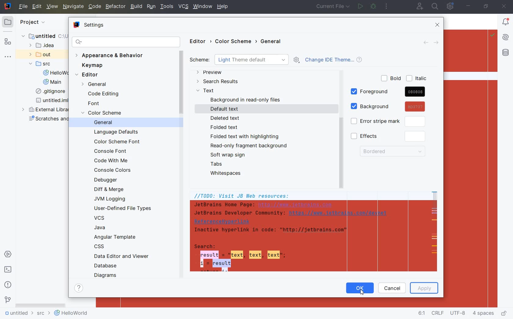  I want to click on project, so click(21, 22).